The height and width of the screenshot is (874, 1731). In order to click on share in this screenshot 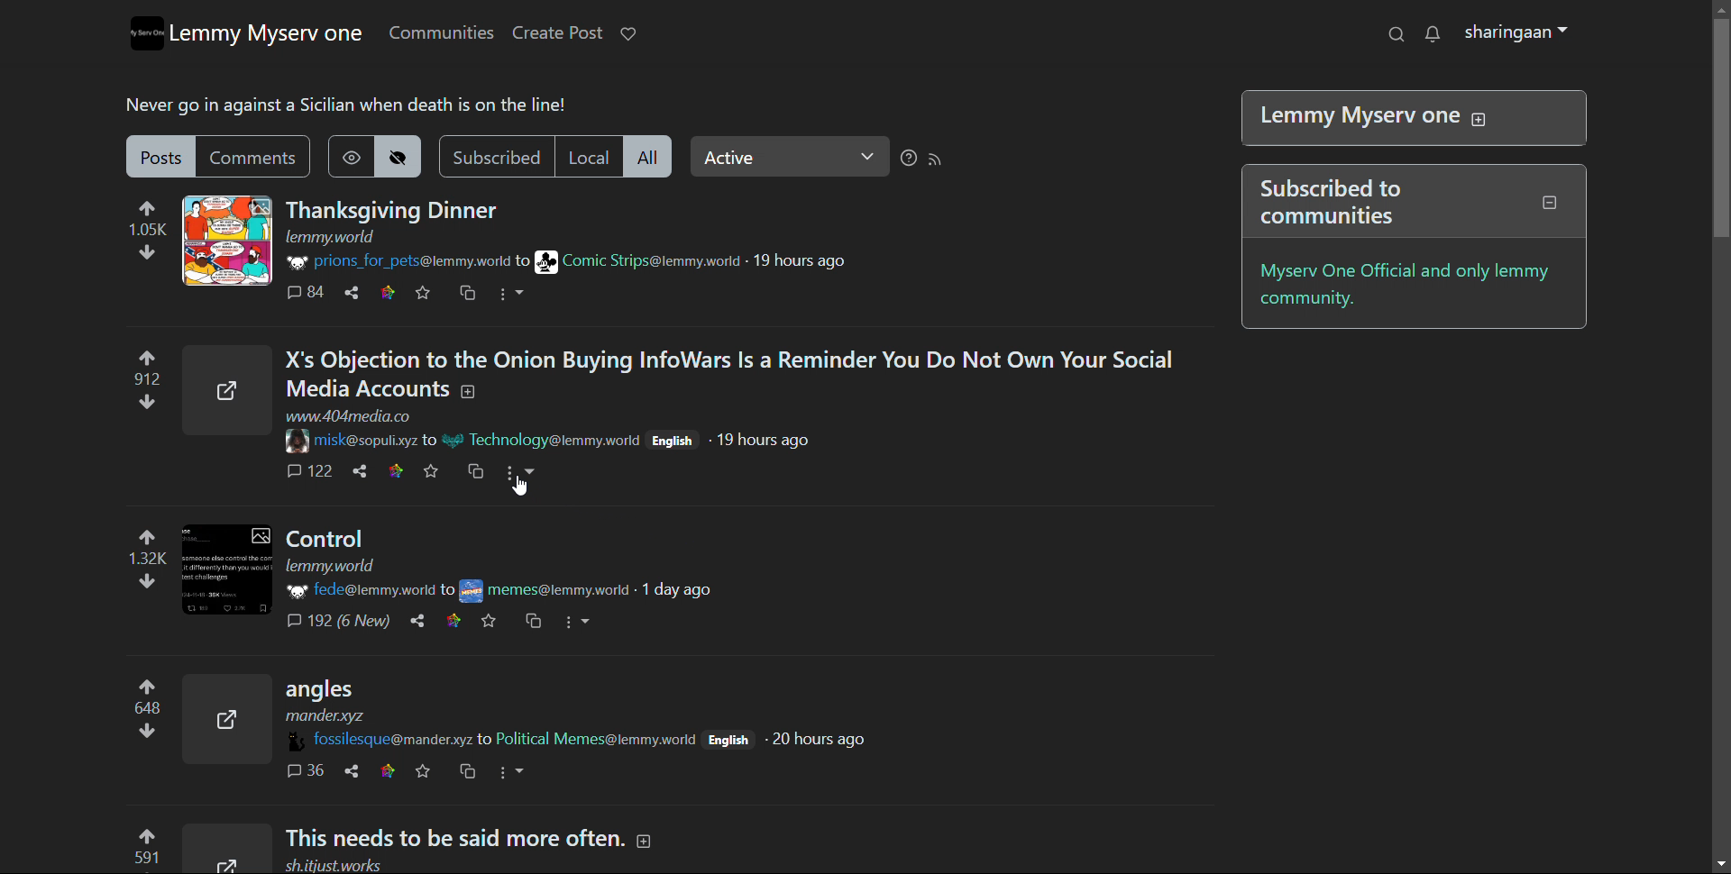, I will do `click(354, 472)`.